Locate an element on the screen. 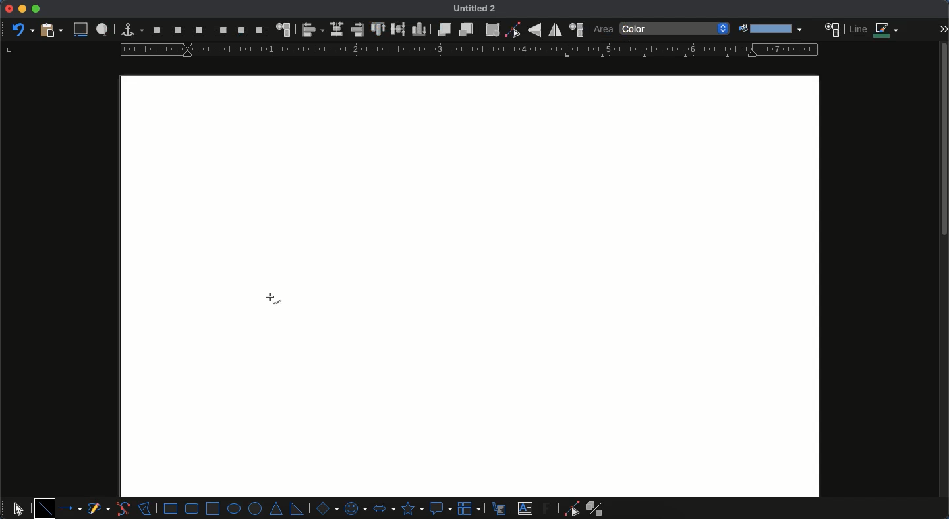  right is located at coordinates (357, 30).